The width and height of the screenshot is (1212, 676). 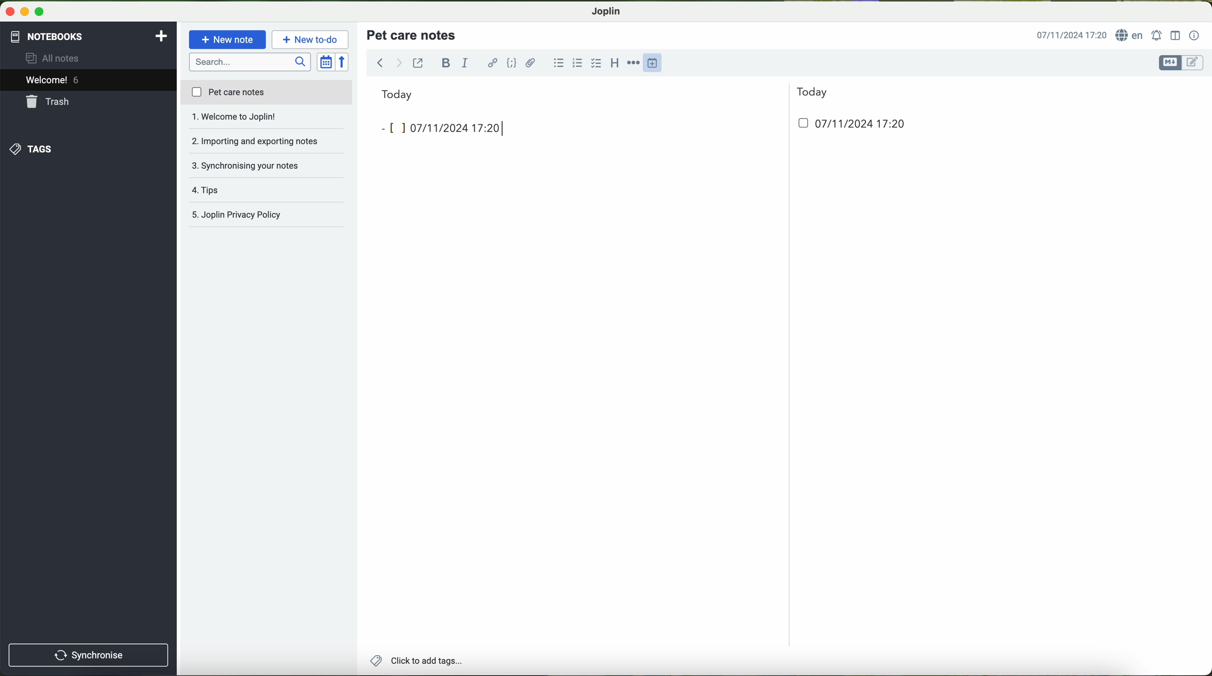 I want to click on bold, so click(x=446, y=63).